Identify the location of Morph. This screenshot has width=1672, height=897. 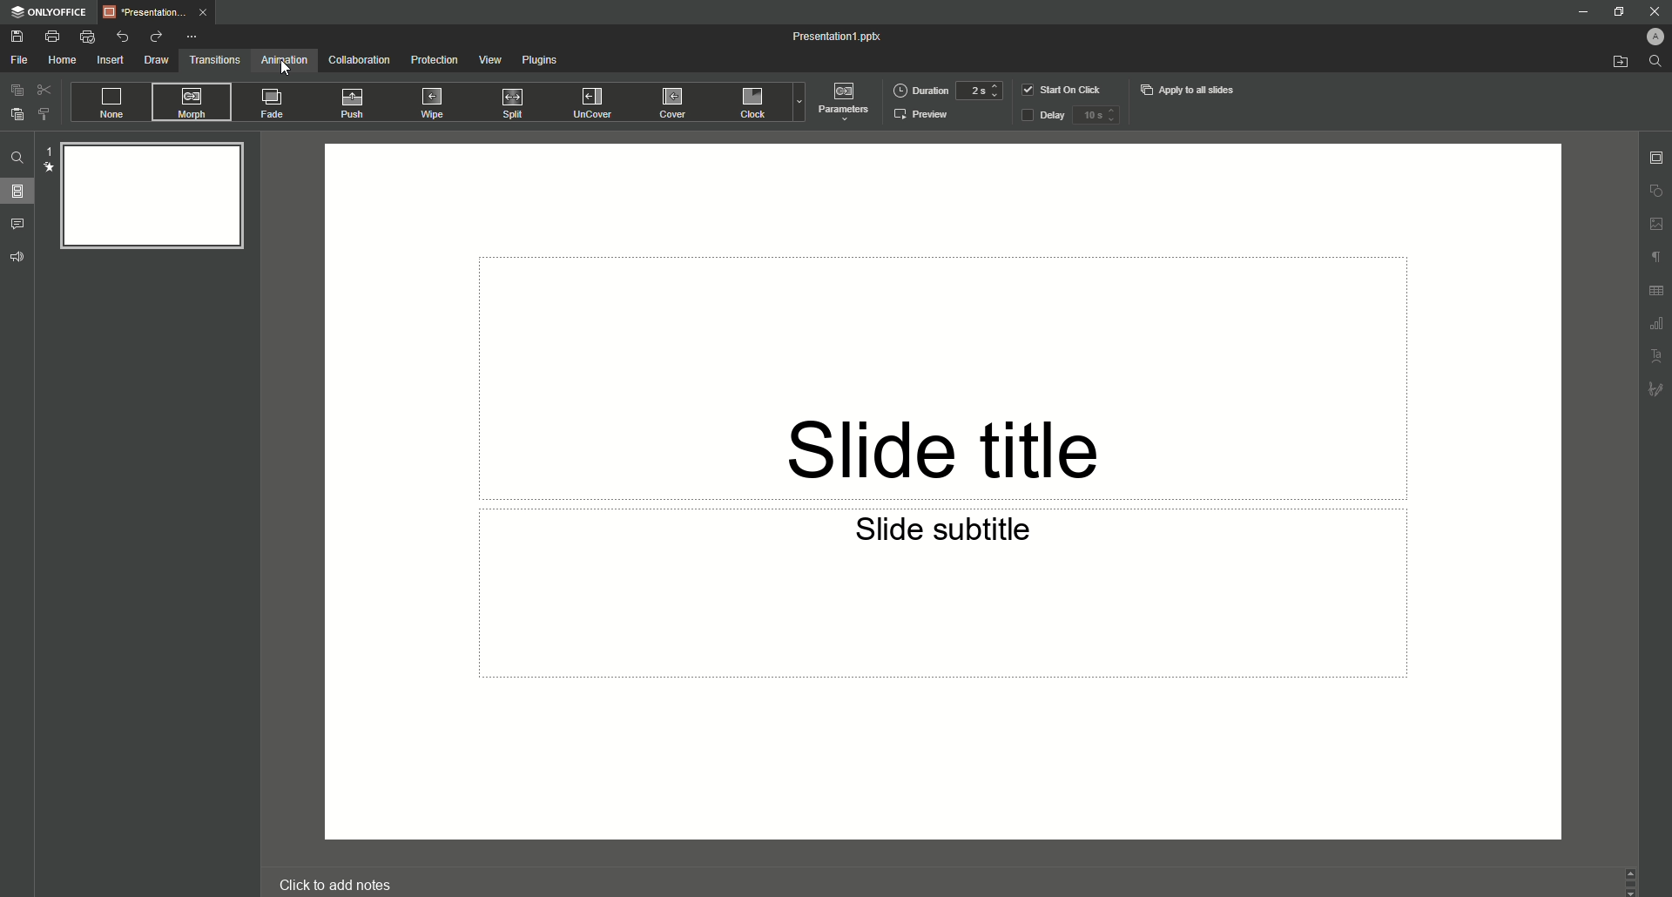
(189, 101).